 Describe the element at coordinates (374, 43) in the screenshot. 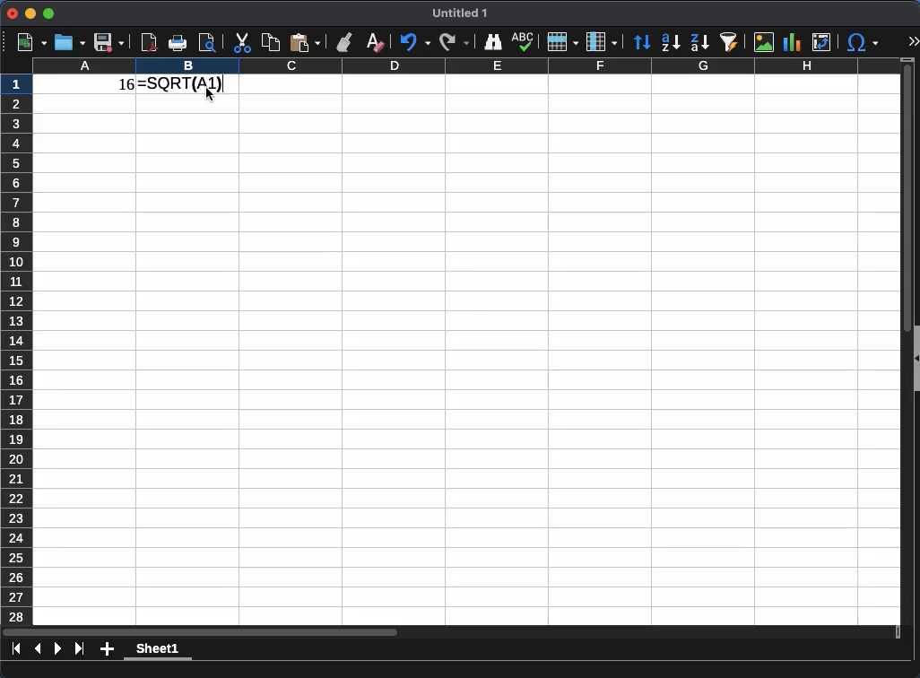

I see `clear formatting` at that location.